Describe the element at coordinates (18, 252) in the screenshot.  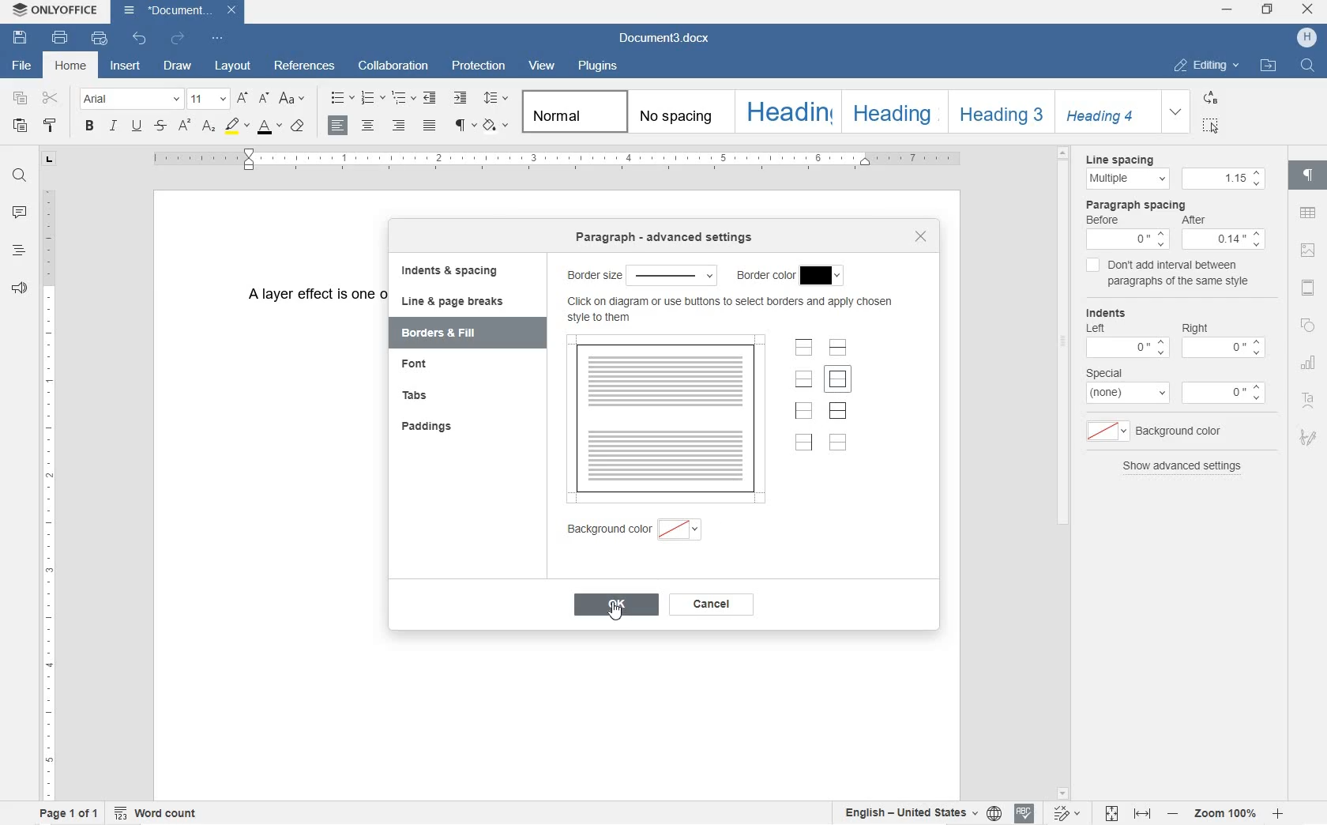
I see `HEADINGS` at that location.